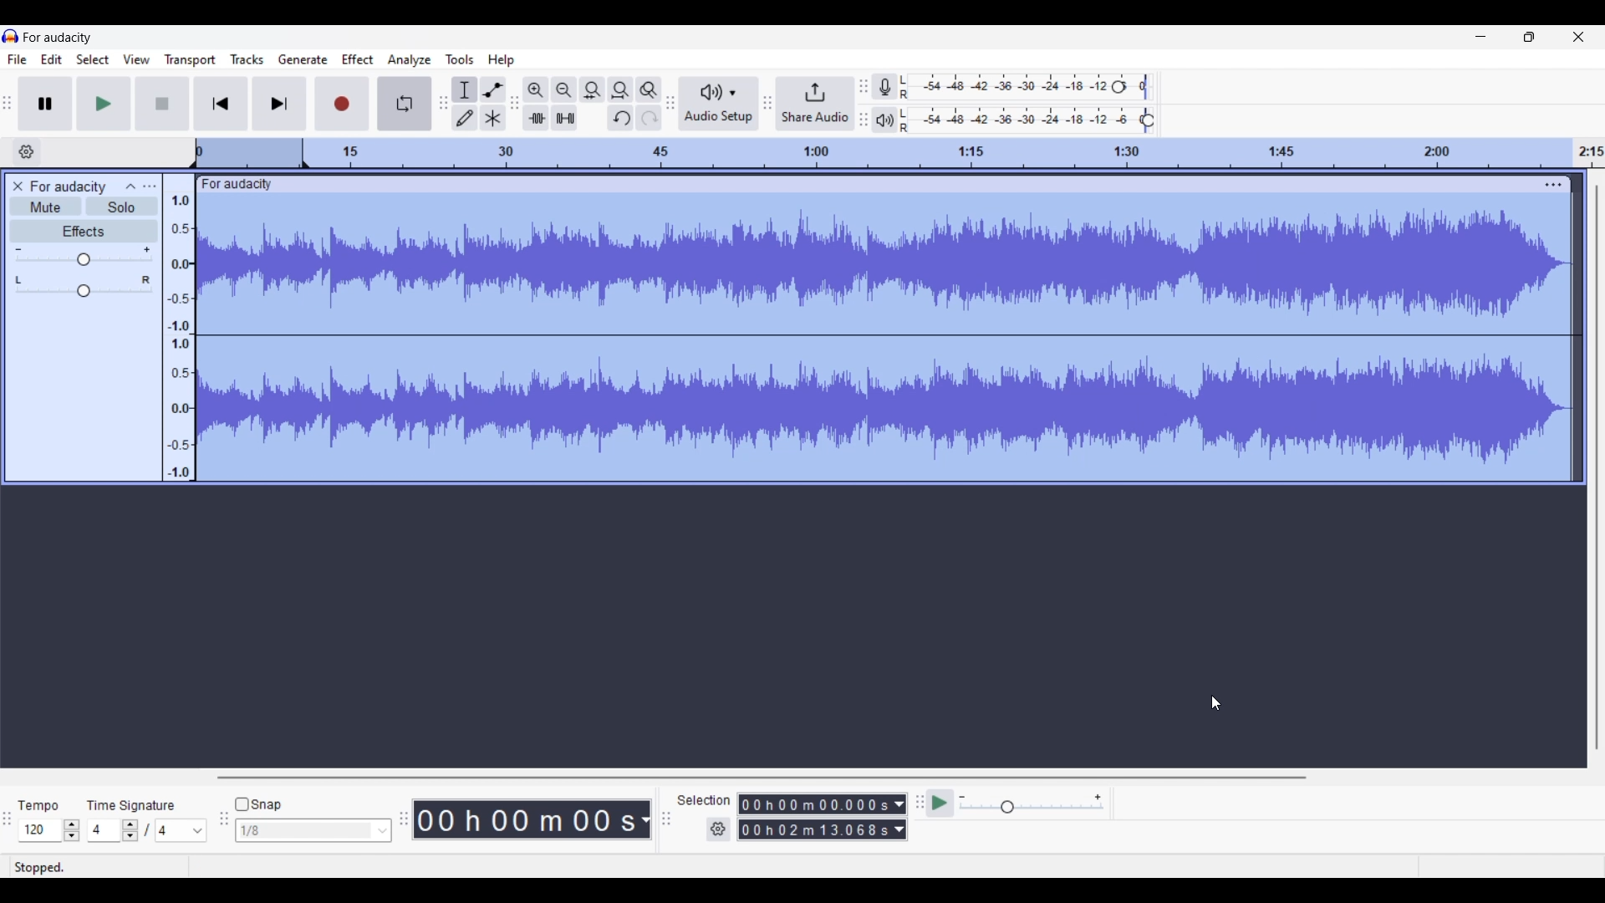 The width and height of the screenshot is (1605, 903). Describe the element at coordinates (1215, 703) in the screenshot. I see `Cursor position unchanged` at that location.